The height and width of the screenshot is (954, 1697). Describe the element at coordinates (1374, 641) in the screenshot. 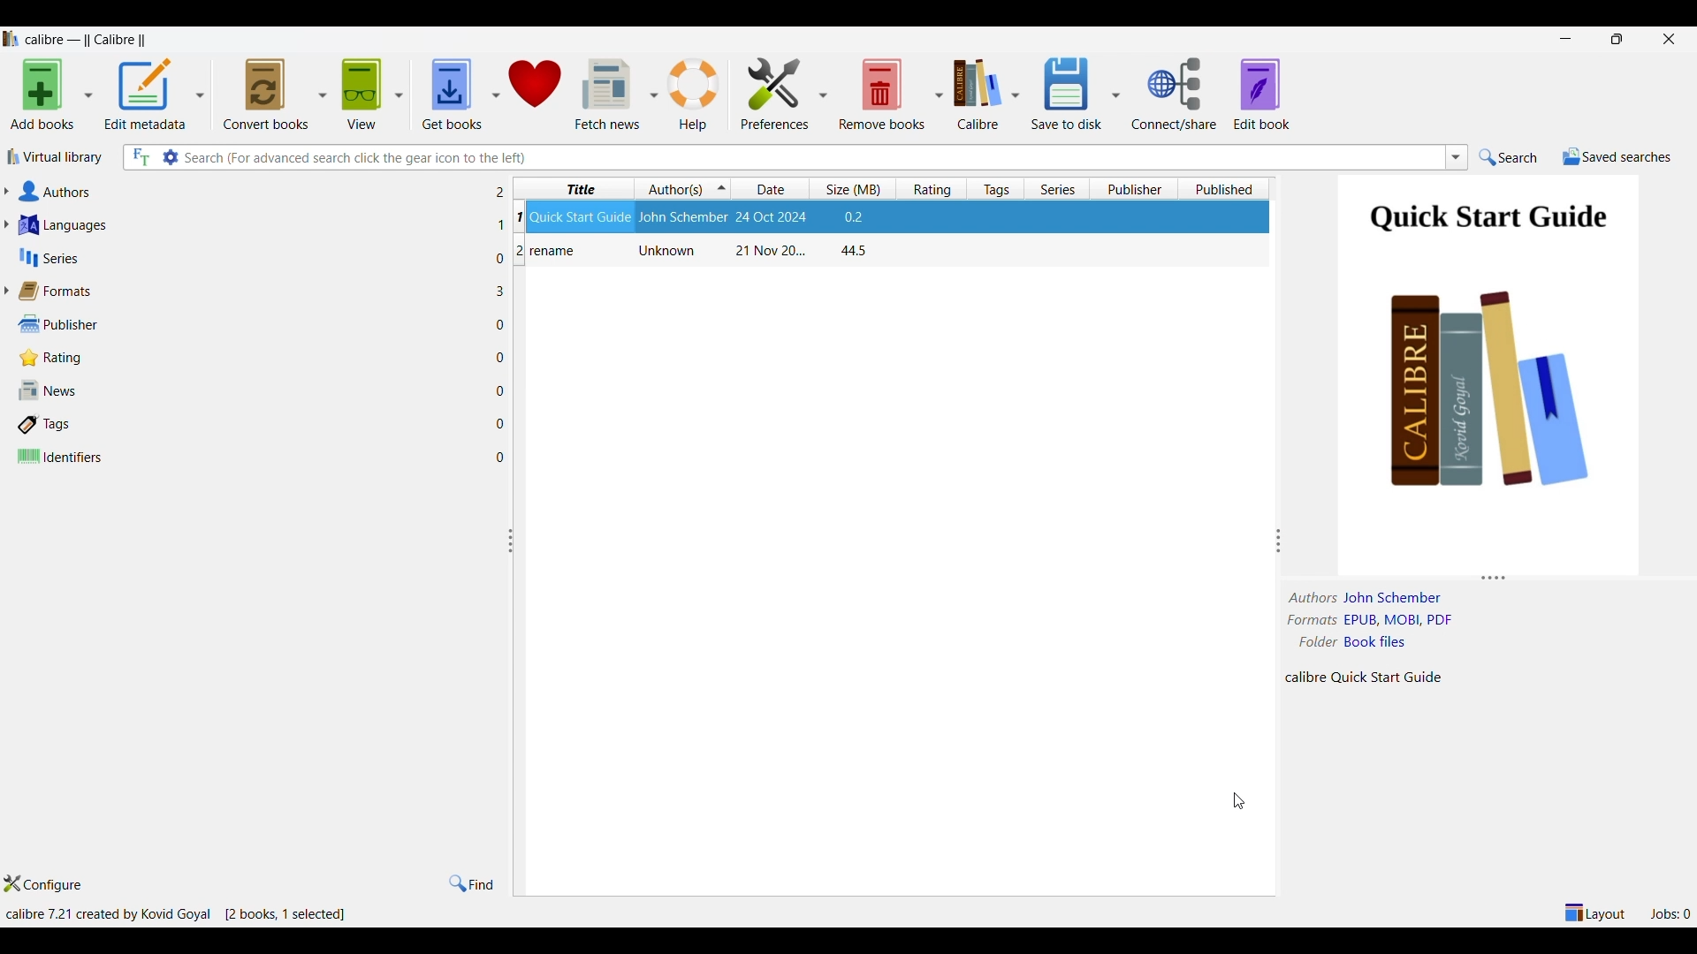

I see `book files` at that location.